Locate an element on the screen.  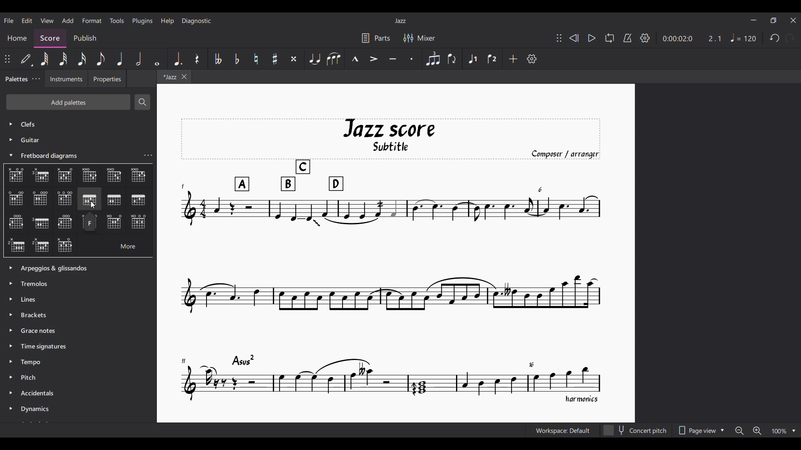
Chart 15 is located at coordinates (103, 222).